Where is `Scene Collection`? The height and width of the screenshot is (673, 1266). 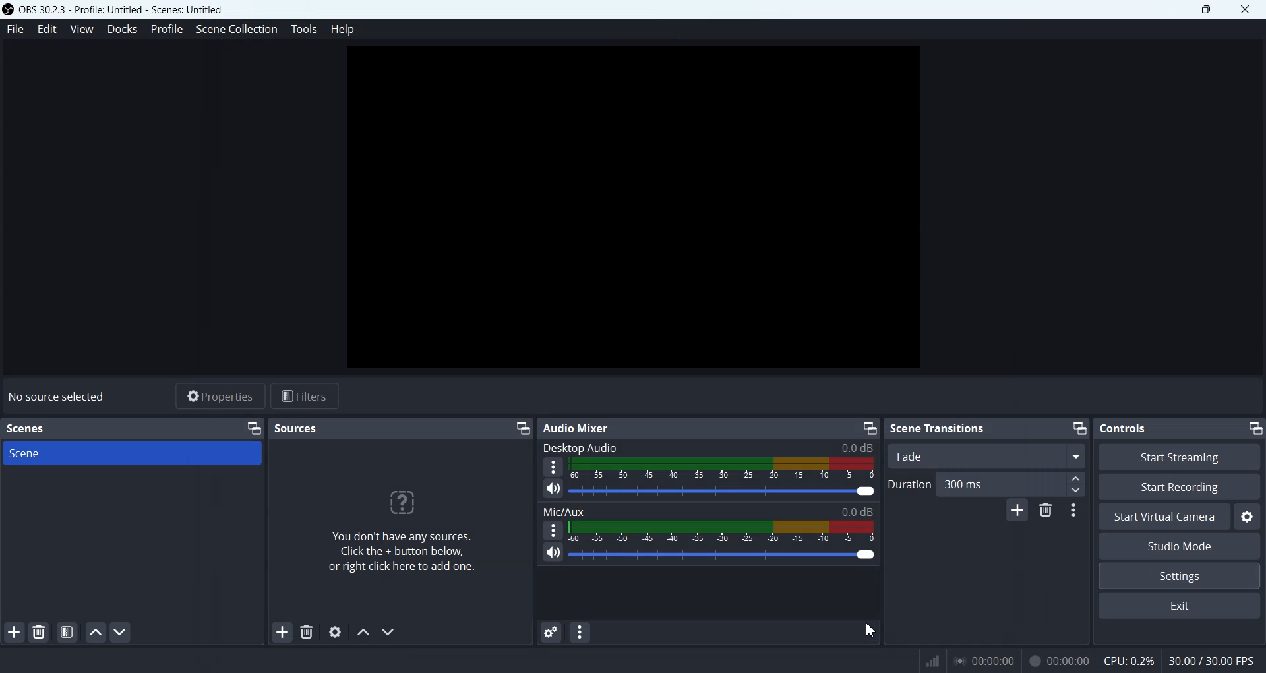
Scene Collection is located at coordinates (236, 30).